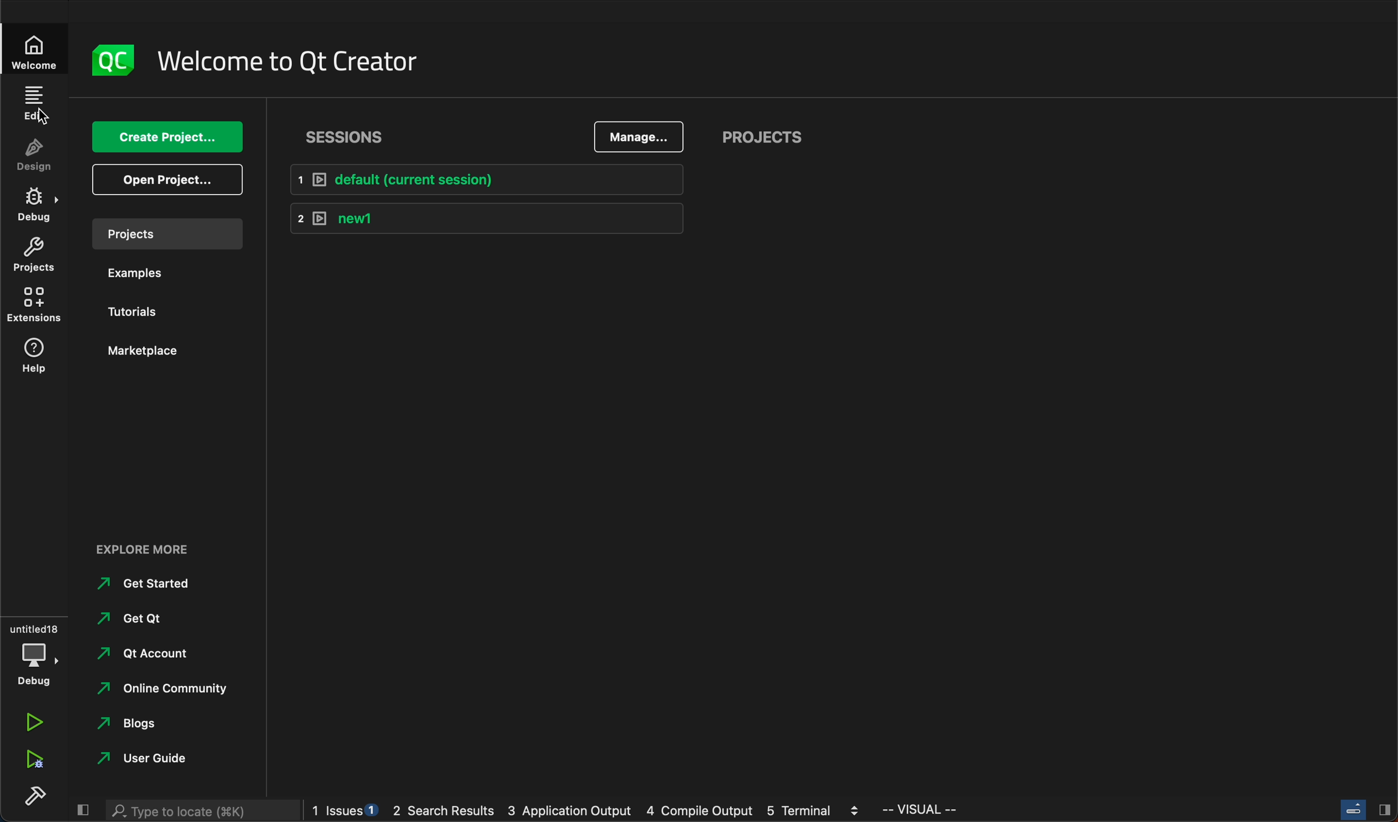  Describe the element at coordinates (478, 218) in the screenshot. I see `new1` at that location.